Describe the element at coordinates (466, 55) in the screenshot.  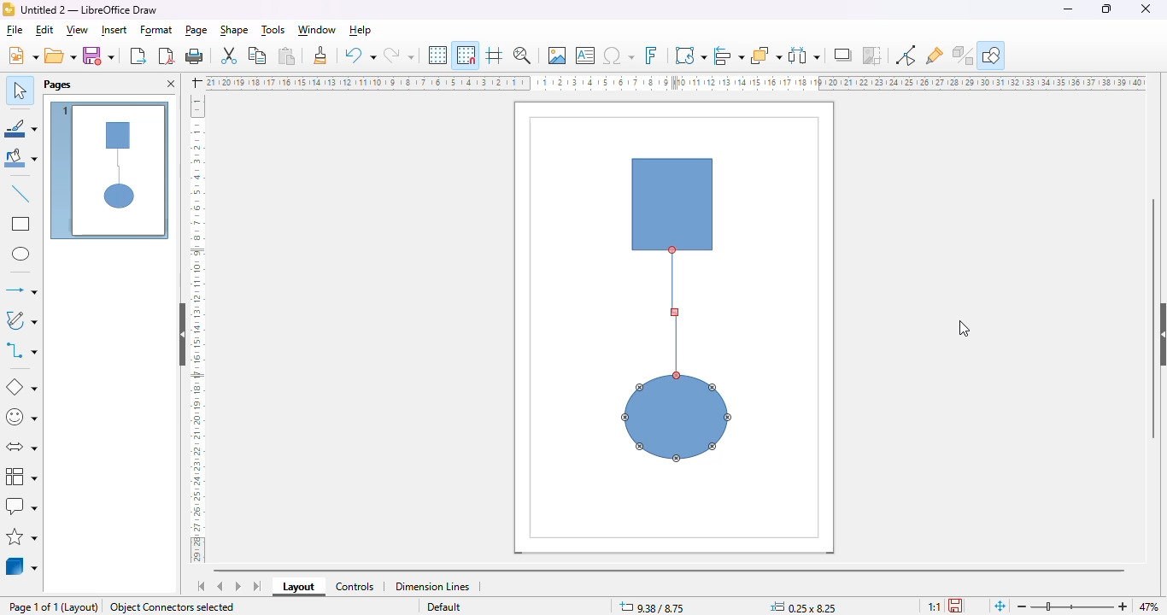
I see `snap to grid` at that location.